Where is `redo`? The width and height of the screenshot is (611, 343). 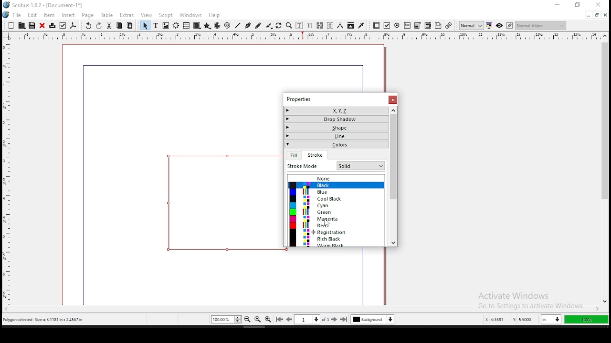
redo is located at coordinates (99, 26).